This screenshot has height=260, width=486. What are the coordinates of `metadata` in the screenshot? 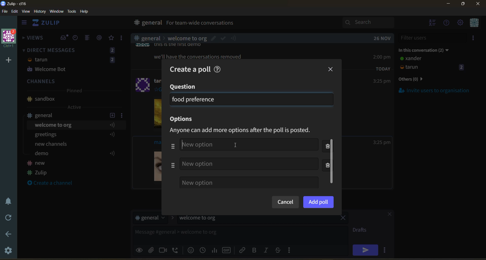 It's located at (245, 131).